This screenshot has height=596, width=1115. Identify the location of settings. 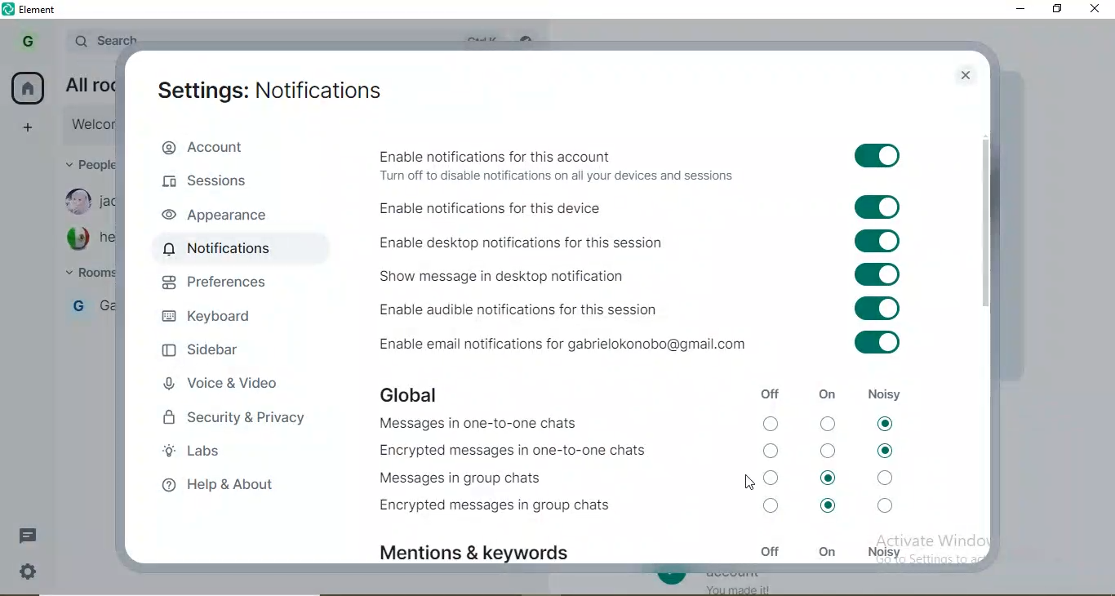
(272, 90).